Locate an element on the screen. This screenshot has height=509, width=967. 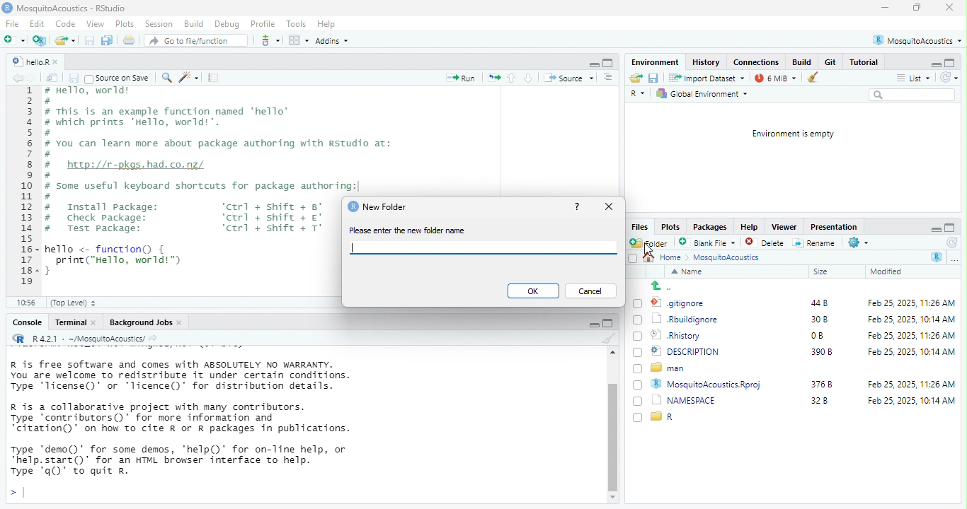
448 is located at coordinates (815, 303).